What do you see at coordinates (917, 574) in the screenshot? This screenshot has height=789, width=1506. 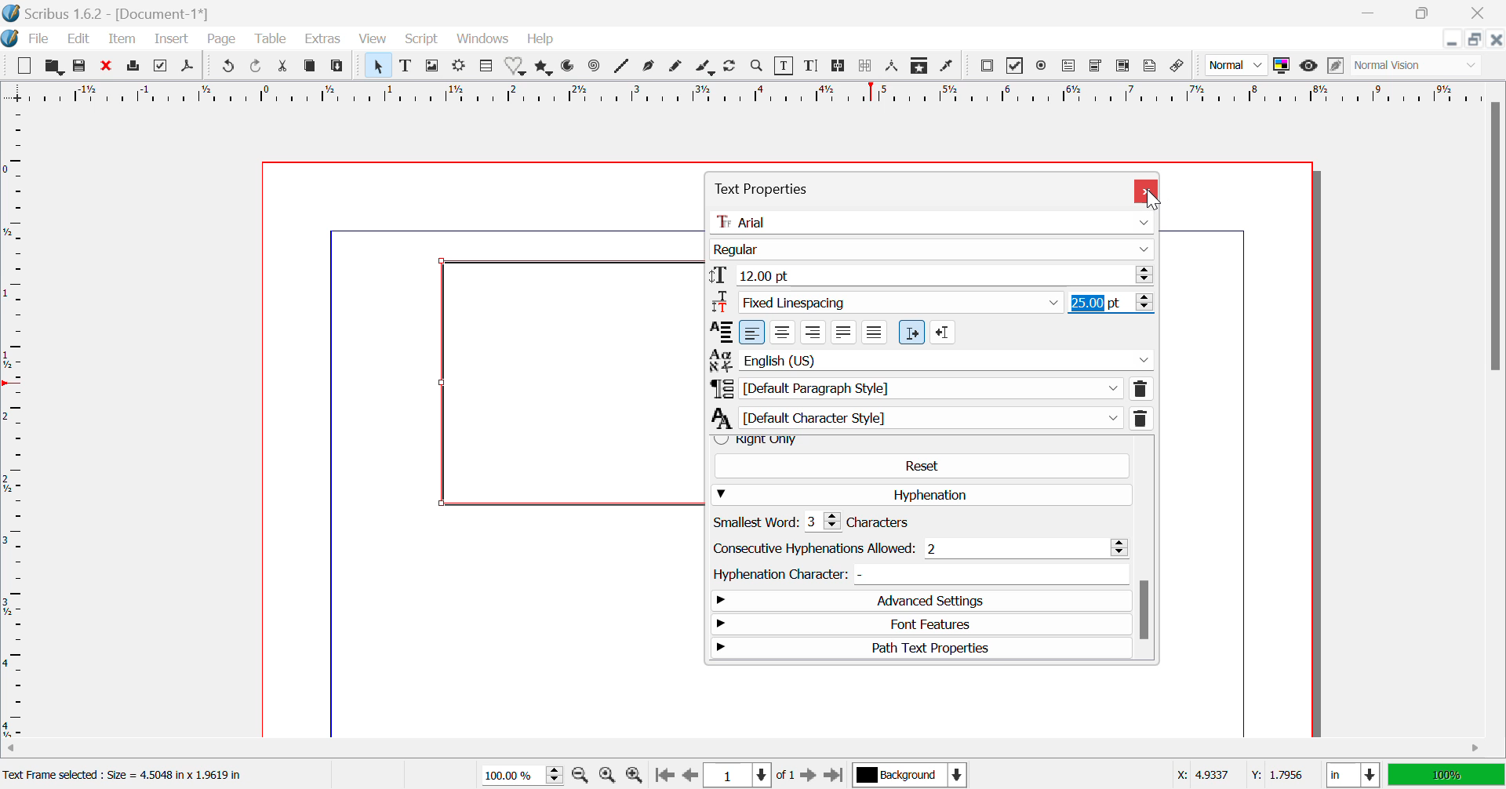 I see `Hyphenation Character` at bounding box center [917, 574].